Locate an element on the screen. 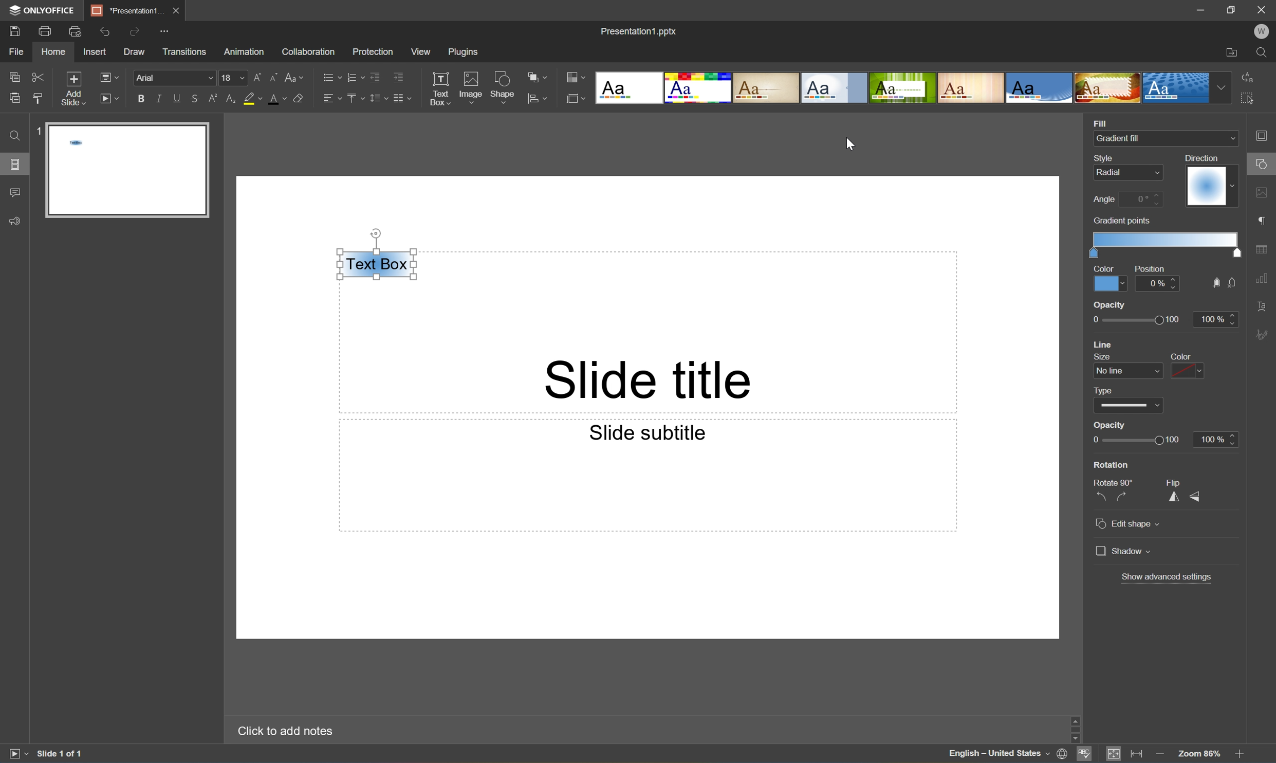 The width and height of the screenshot is (1276, 763). Drop Down is located at coordinates (1218, 87).